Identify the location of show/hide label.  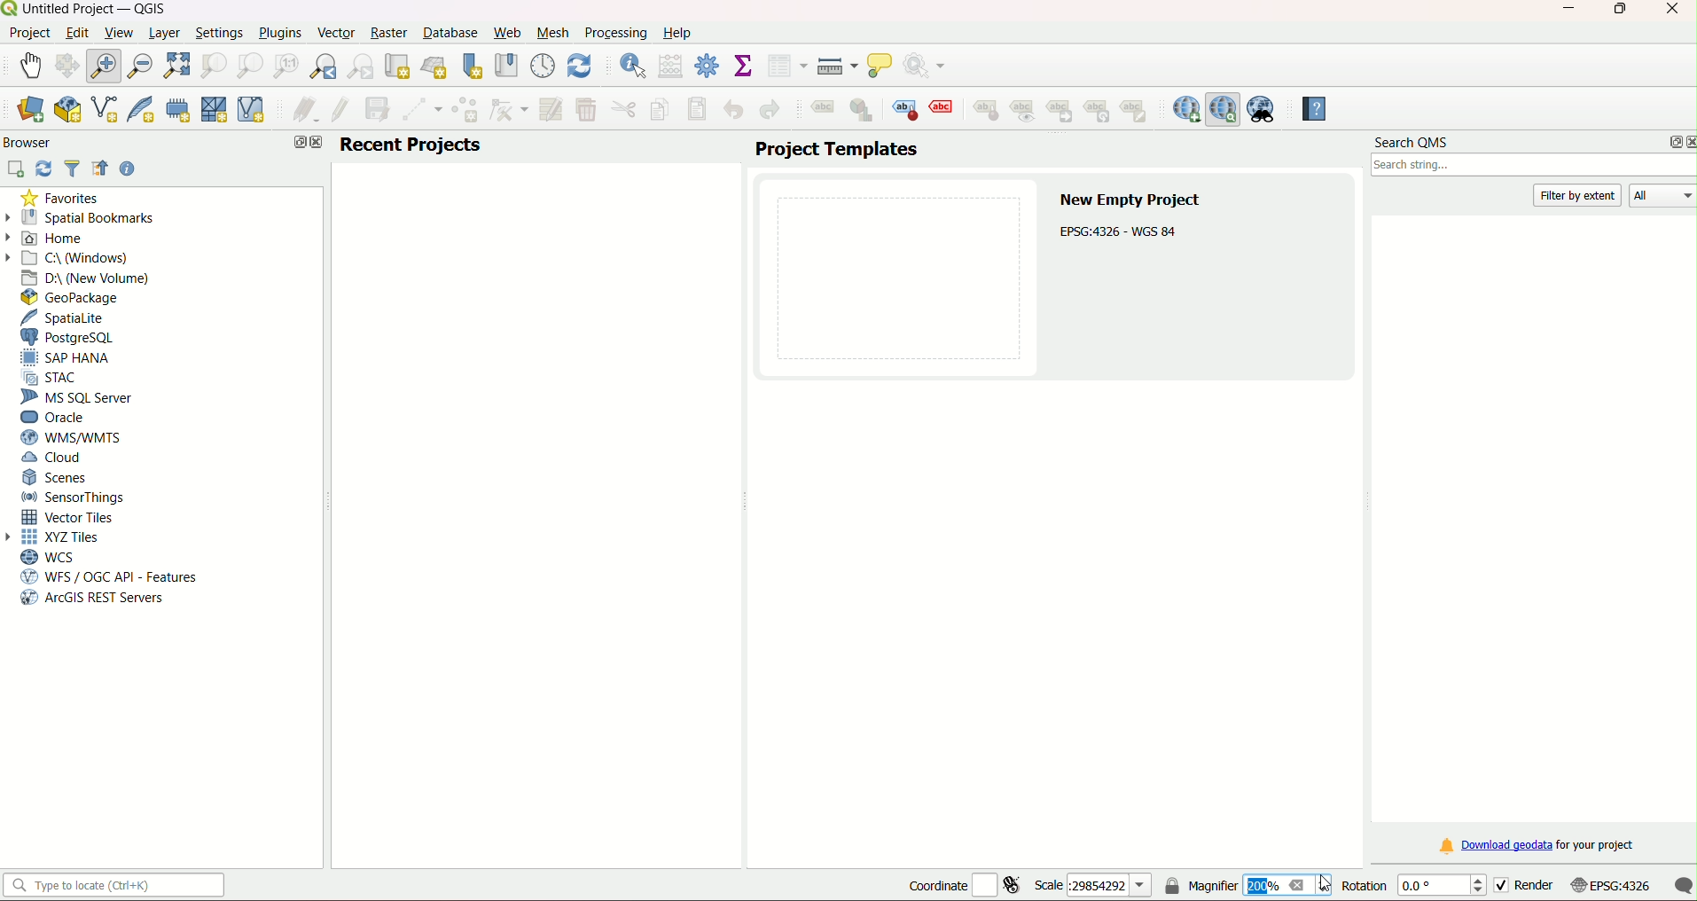
(1025, 112).